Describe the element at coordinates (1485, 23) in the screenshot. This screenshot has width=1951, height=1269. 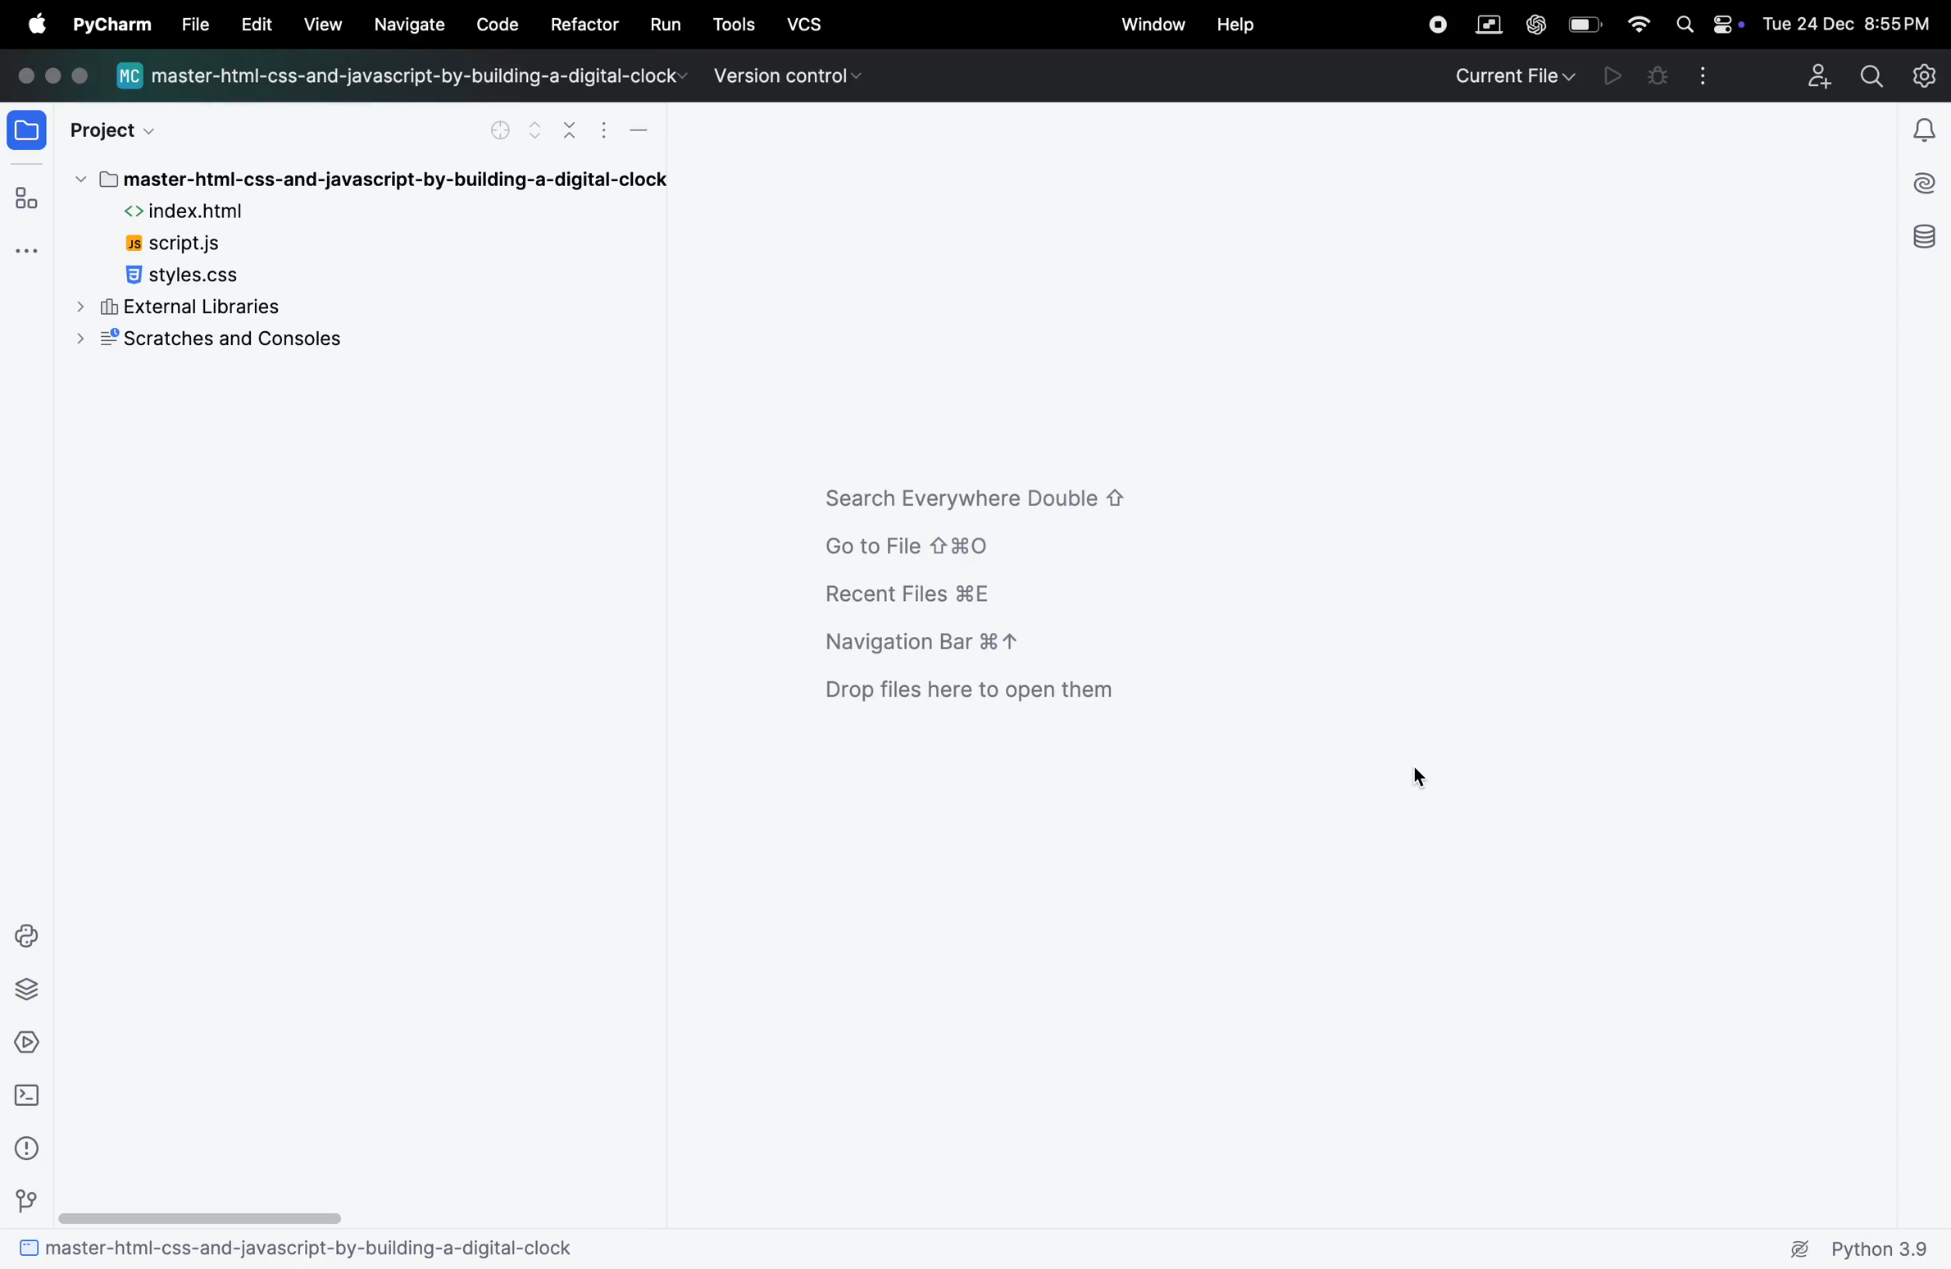
I see `parallel space` at that location.